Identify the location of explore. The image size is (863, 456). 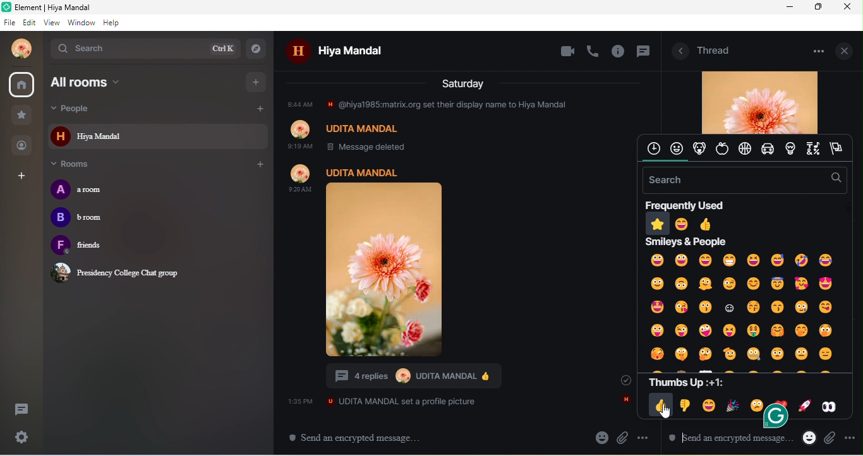
(258, 48).